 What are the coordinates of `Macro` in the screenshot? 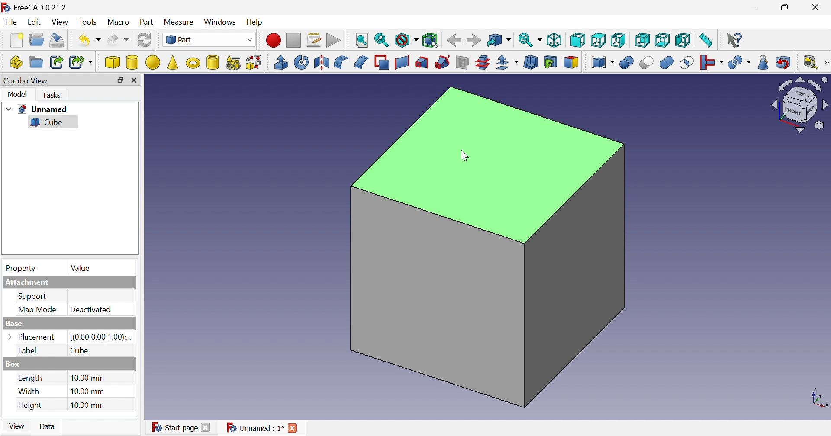 It's located at (119, 22).